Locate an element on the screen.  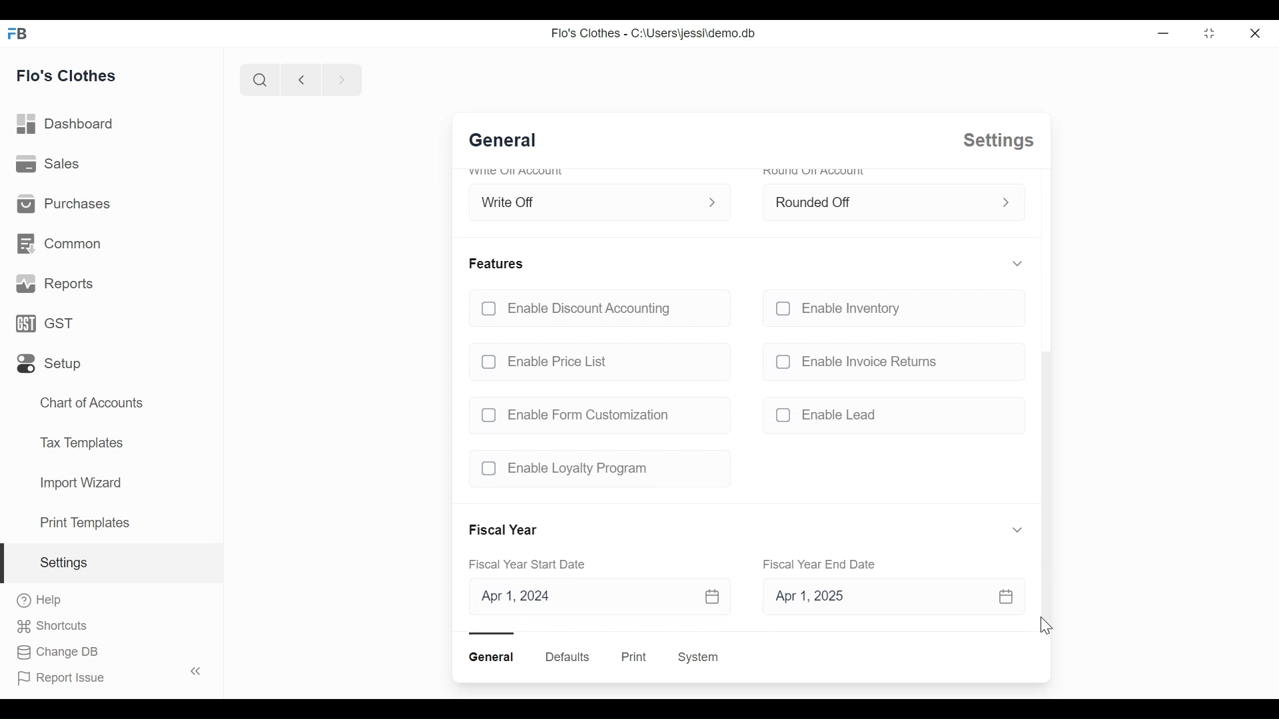
Fiscal Year End Date is located at coordinates (821, 564).